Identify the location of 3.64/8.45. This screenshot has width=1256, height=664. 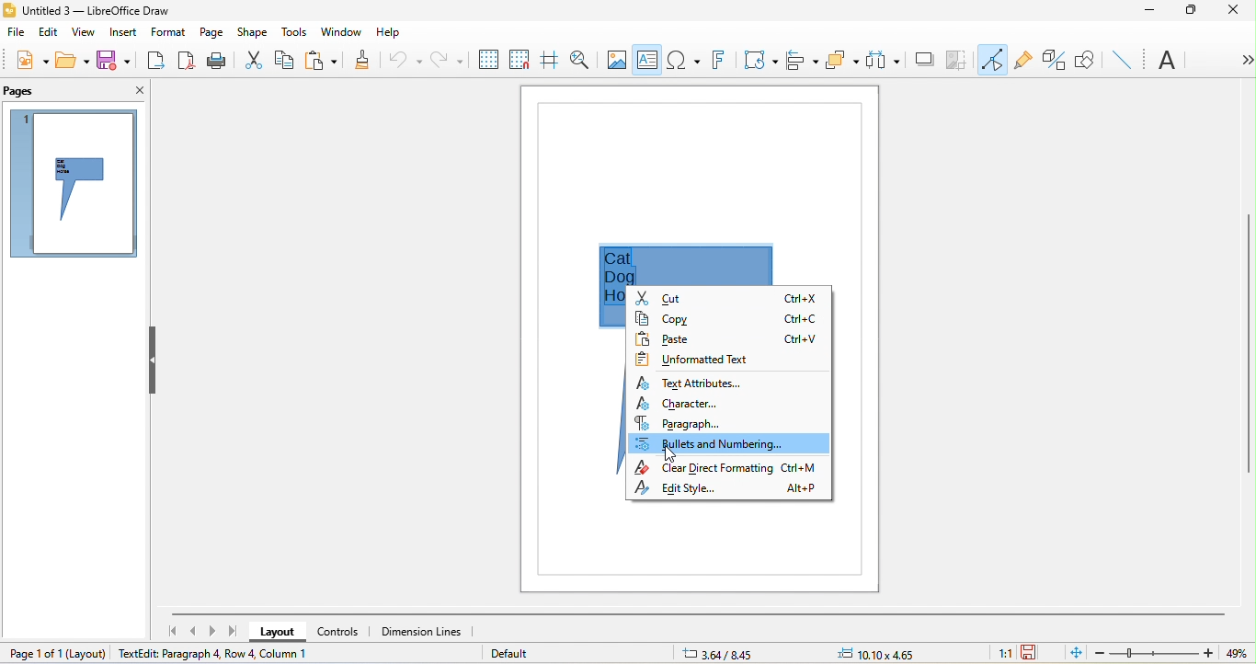
(725, 653).